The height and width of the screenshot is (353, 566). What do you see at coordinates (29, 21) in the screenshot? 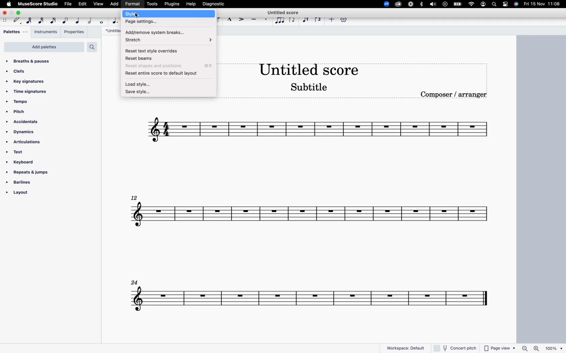
I see `64th note` at bounding box center [29, 21].